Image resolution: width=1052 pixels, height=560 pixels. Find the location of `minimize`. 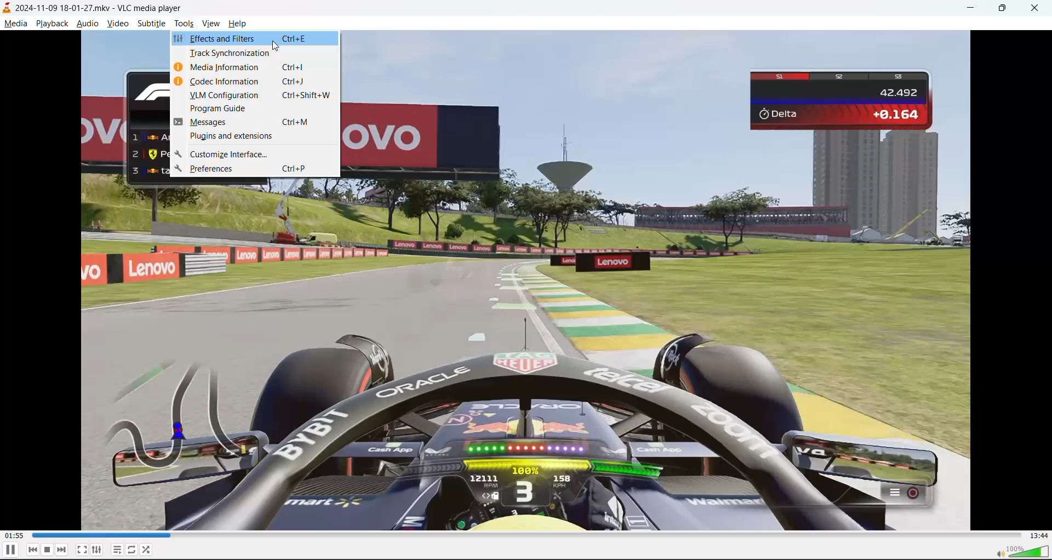

minimize is located at coordinates (974, 9).